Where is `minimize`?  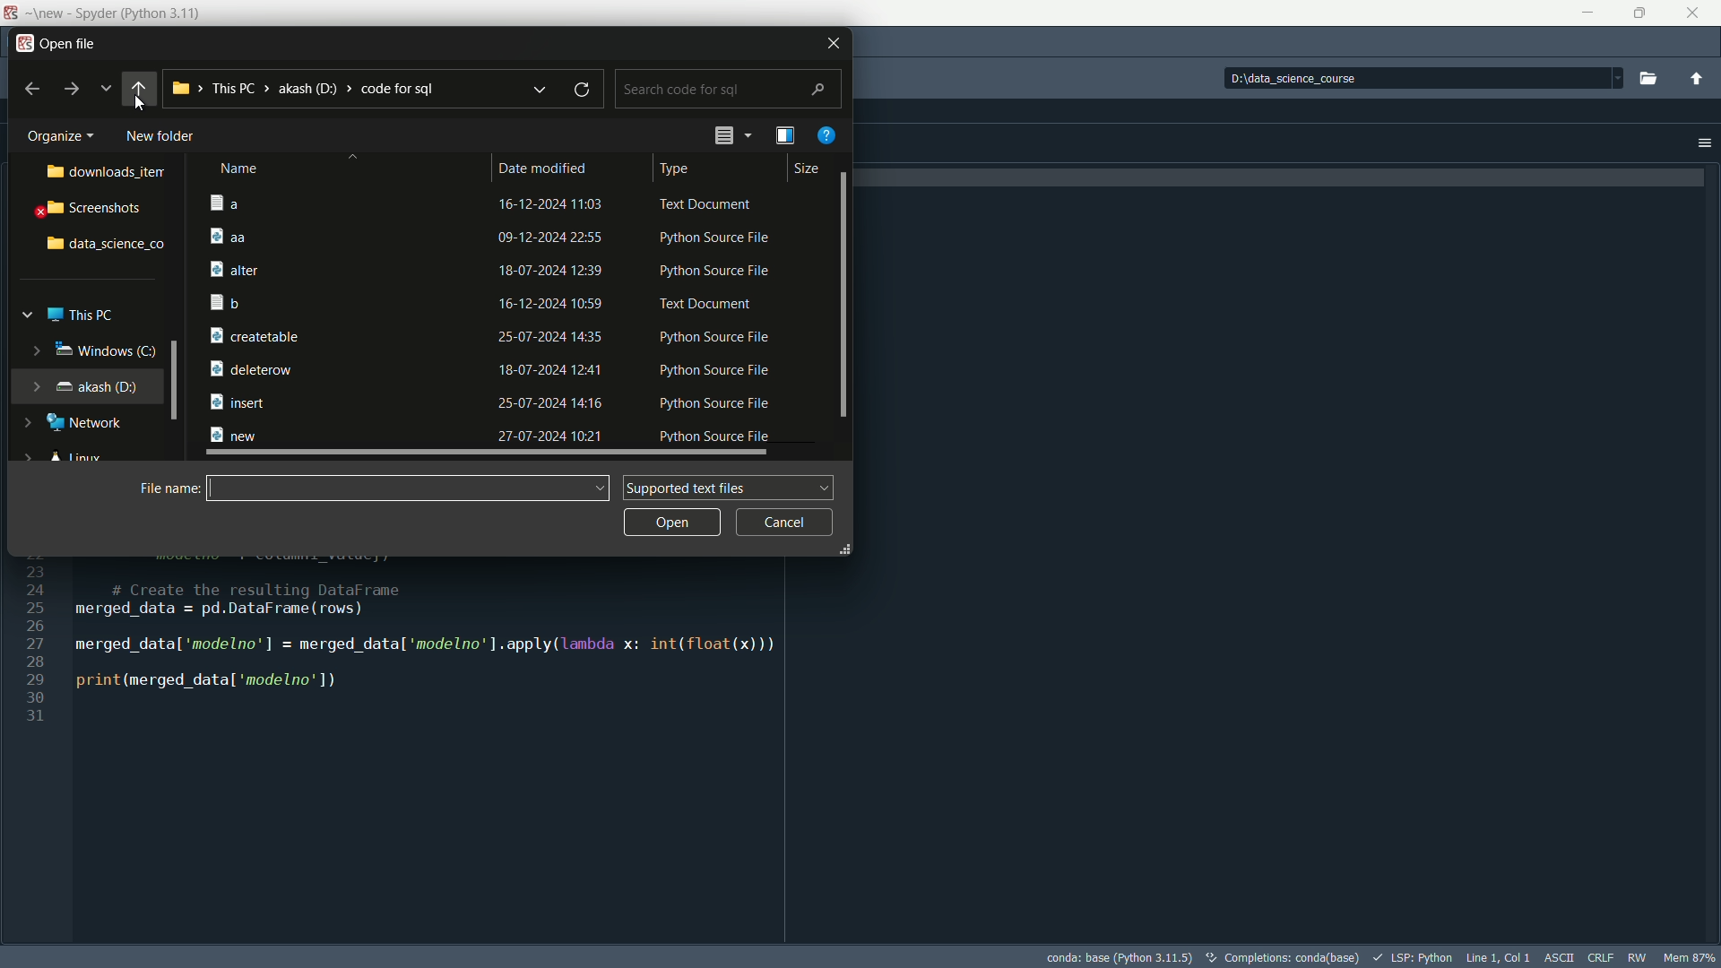
minimize is located at coordinates (1588, 12).